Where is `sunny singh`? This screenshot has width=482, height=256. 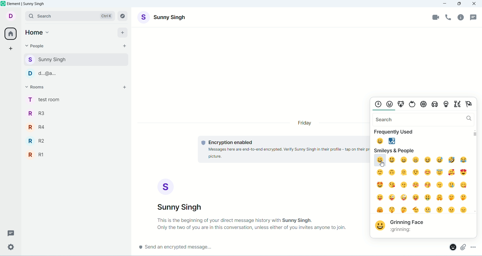 sunny singh is located at coordinates (75, 59).